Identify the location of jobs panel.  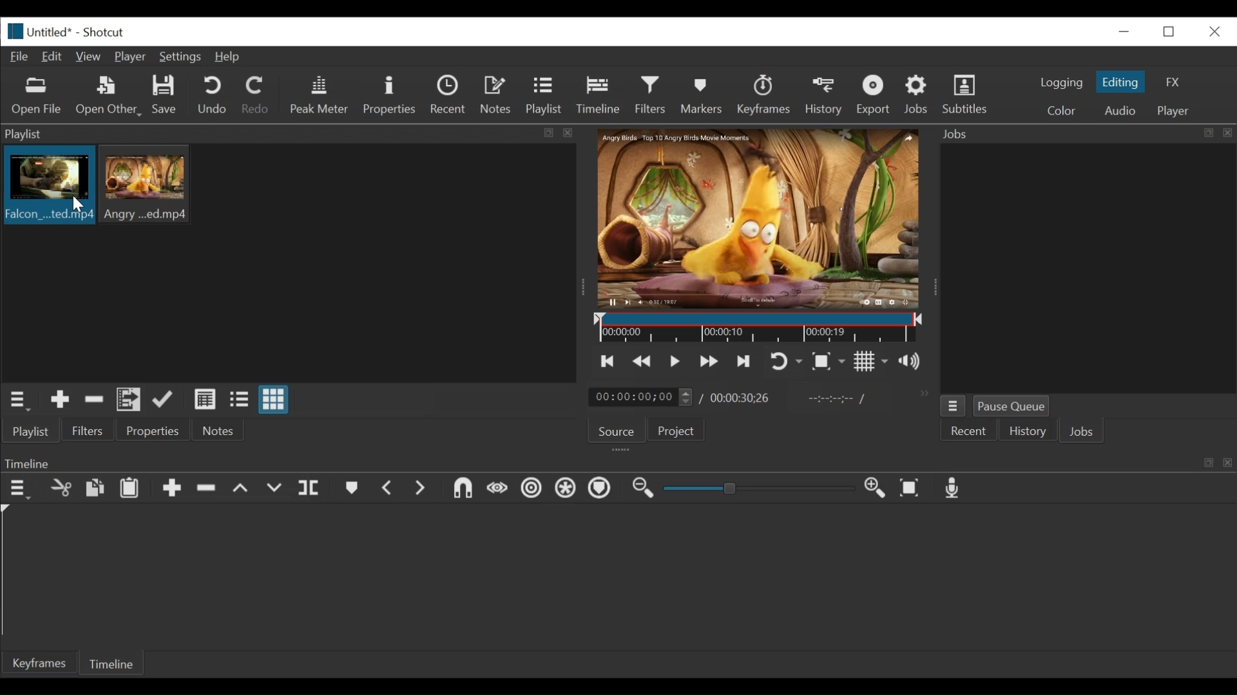
(1088, 268).